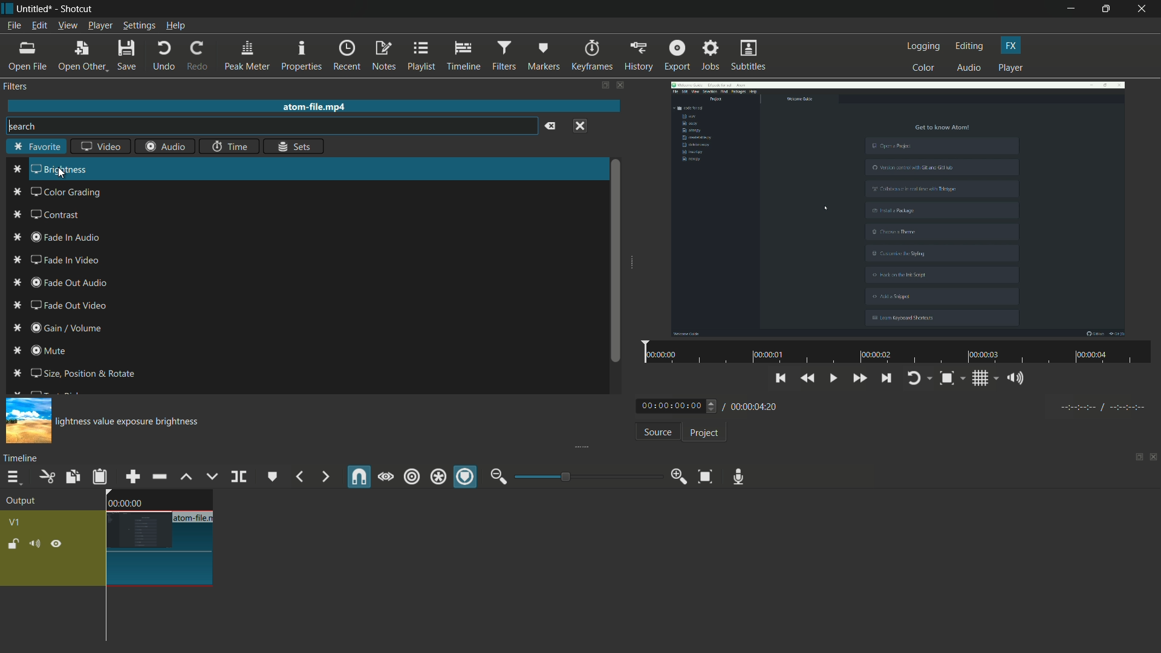 The image size is (1161, 653). Describe the element at coordinates (703, 433) in the screenshot. I see `project` at that location.